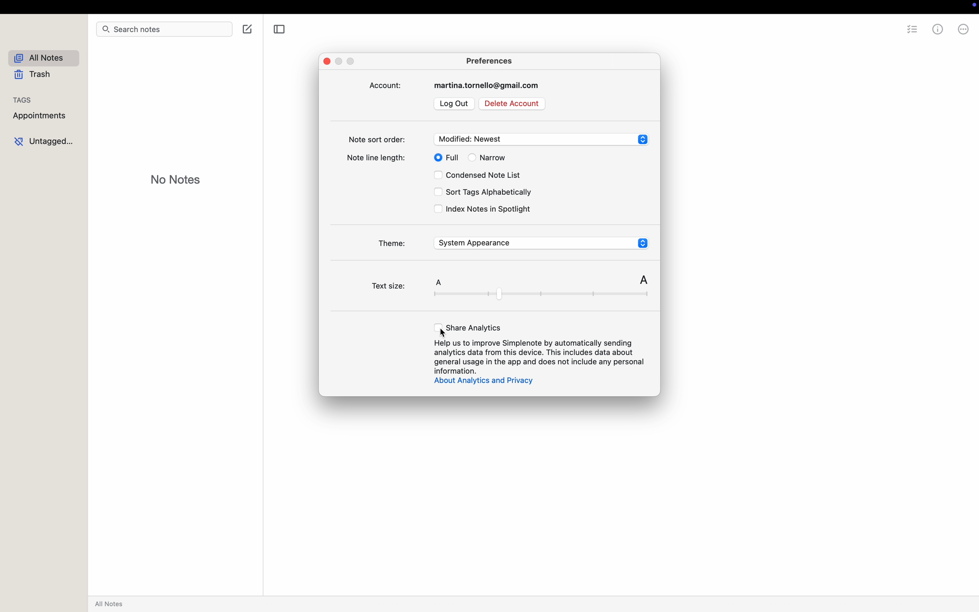 The image size is (979, 612). What do you see at coordinates (509, 241) in the screenshot?
I see `theme` at bounding box center [509, 241].